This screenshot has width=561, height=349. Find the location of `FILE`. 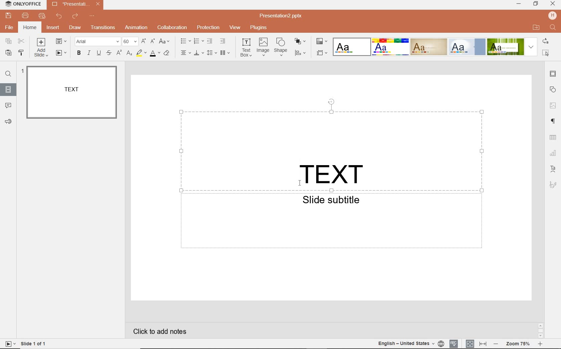

FILE is located at coordinates (9, 28).